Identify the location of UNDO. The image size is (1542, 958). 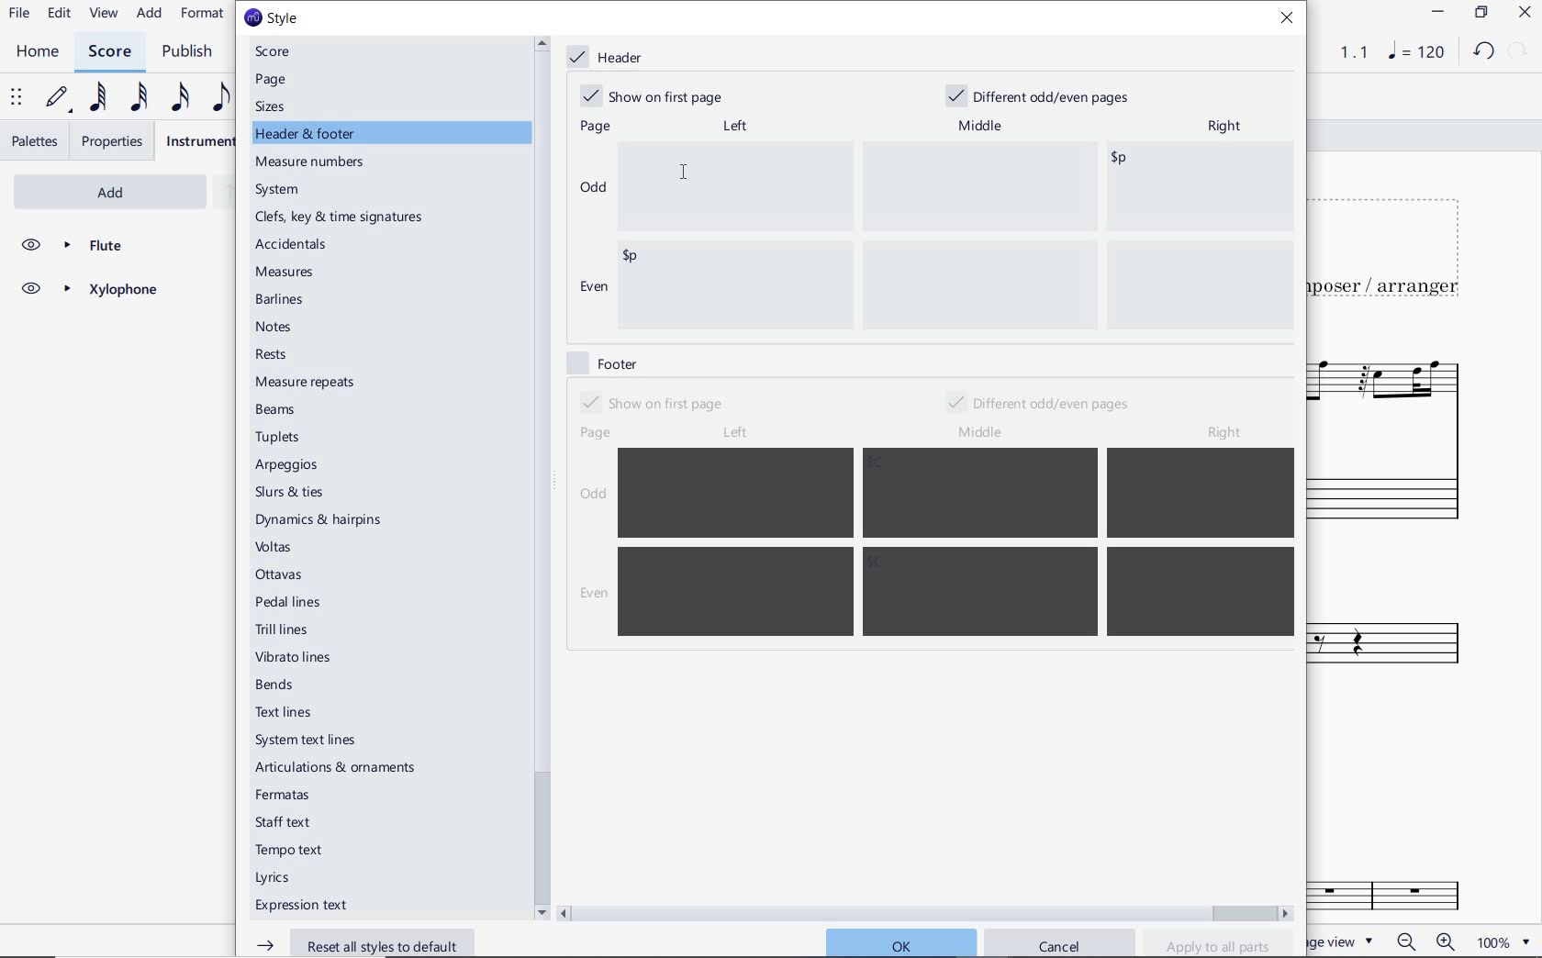
(1482, 52).